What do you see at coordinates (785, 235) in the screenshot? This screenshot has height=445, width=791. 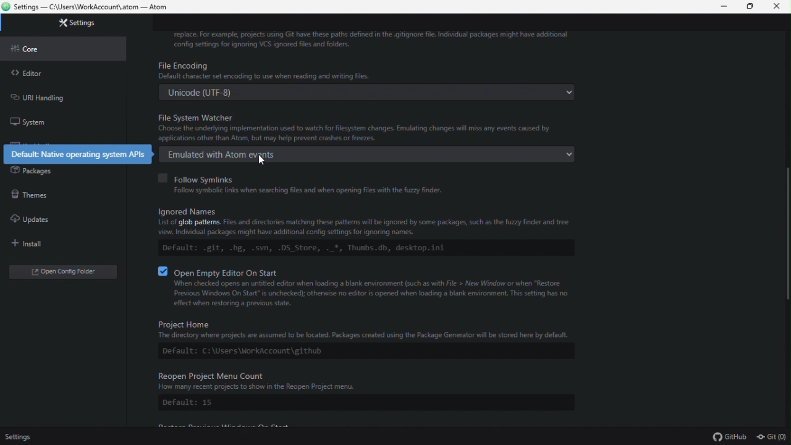 I see `Scroll bar` at bounding box center [785, 235].